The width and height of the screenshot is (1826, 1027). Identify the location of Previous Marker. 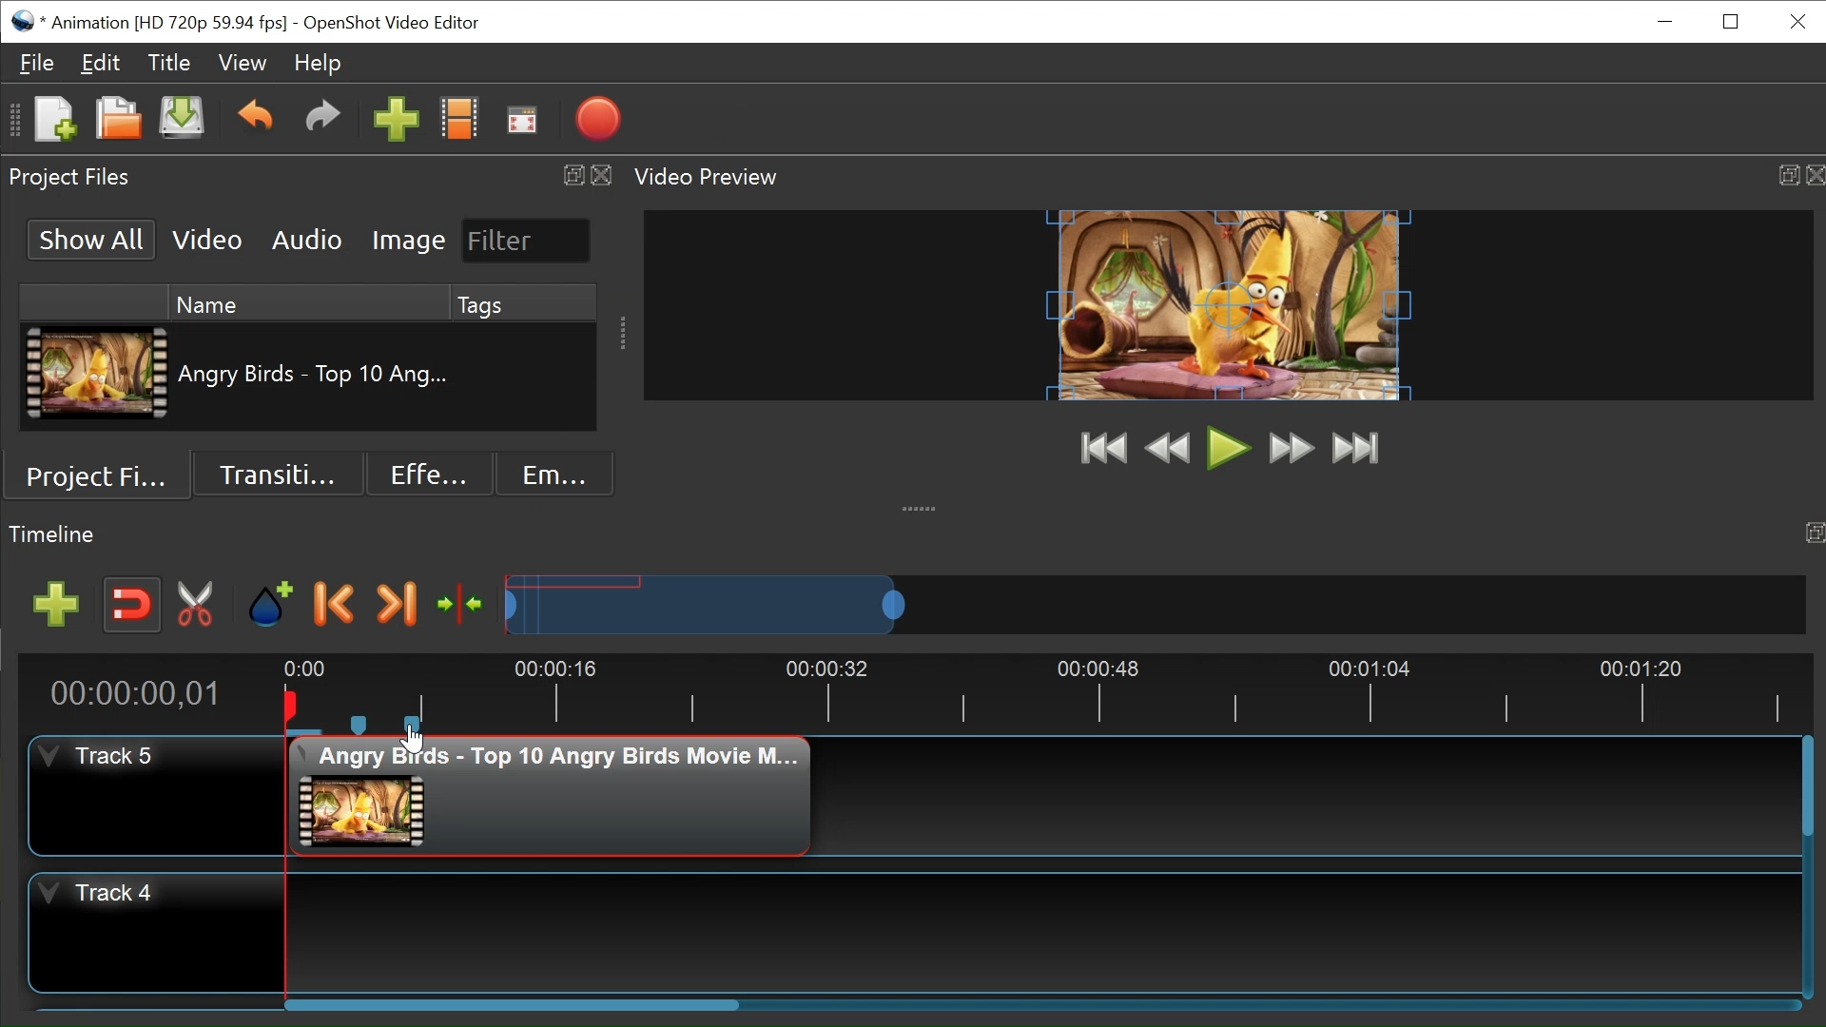
(335, 605).